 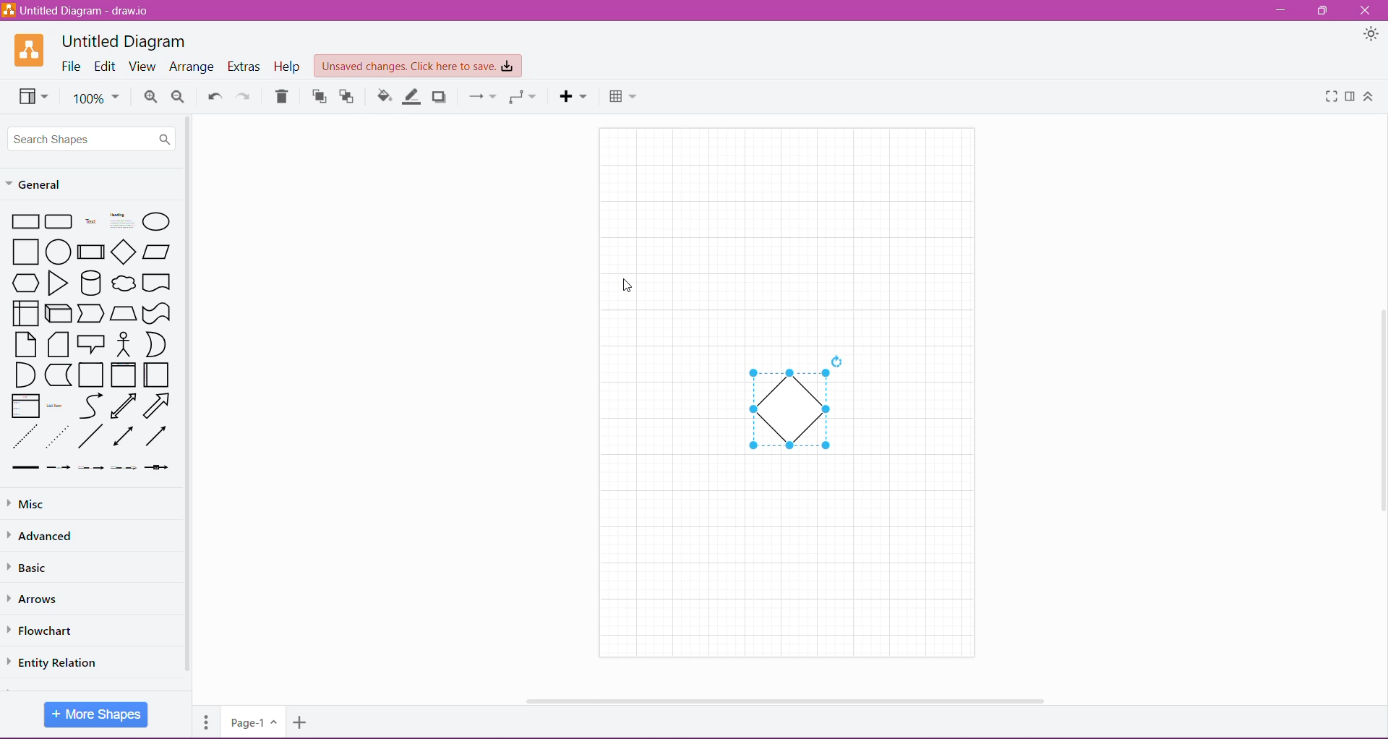 What do you see at coordinates (1331, 97) in the screenshot?
I see `Fullscreen` at bounding box center [1331, 97].